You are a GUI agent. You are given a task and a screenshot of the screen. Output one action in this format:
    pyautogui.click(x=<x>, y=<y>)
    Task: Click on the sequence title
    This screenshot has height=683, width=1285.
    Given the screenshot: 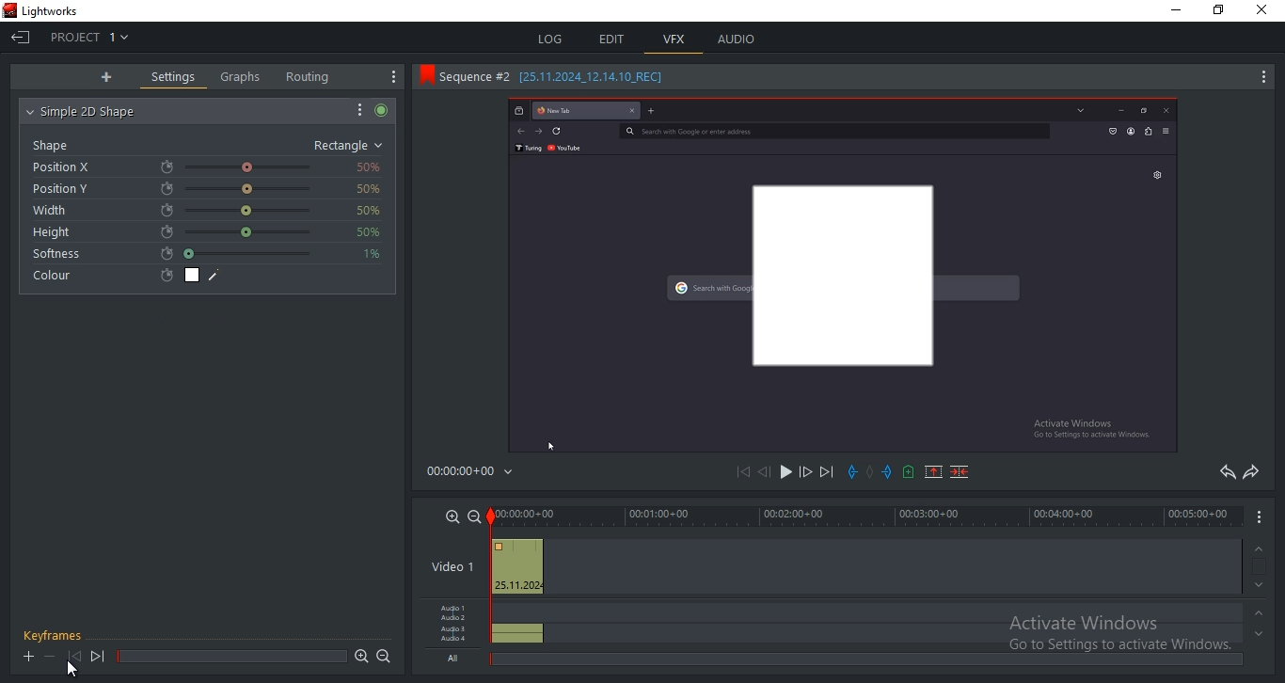 What is the action you would take?
    pyautogui.click(x=547, y=74)
    